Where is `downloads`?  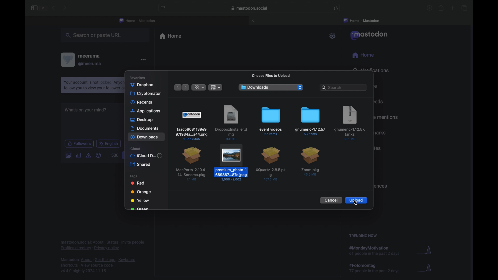
downloads is located at coordinates (255, 87).